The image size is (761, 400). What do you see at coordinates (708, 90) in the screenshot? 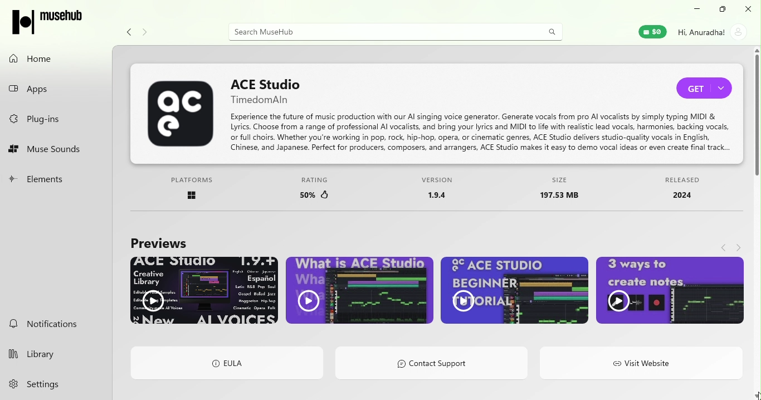
I see `Purchase ACE studio` at bounding box center [708, 90].